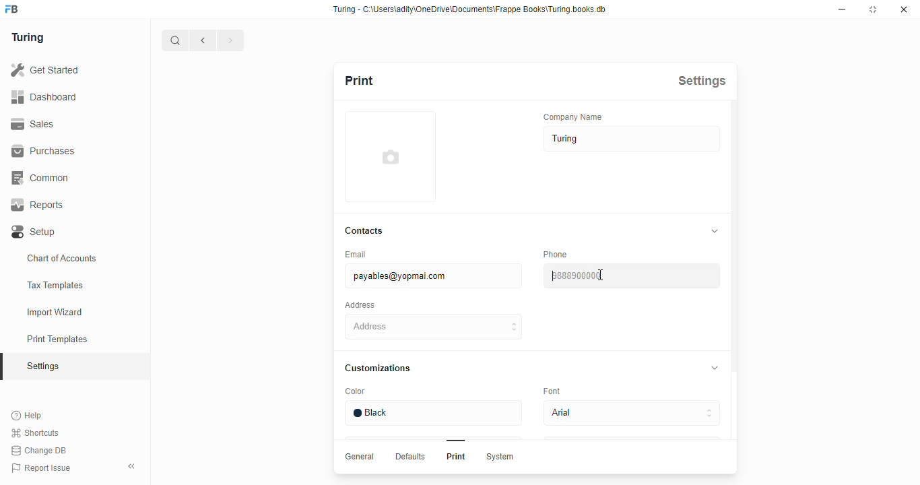 Image resolution: width=920 pixels, height=485 pixels. What do you see at coordinates (875, 9) in the screenshot?
I see `maximise` at bounding box center [875, 9].